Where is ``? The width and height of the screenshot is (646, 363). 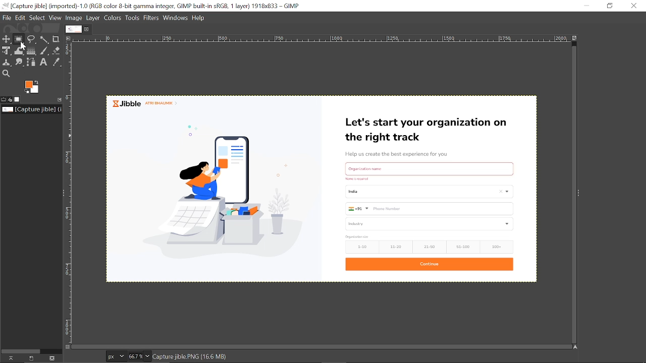
 is located at coordinates (57, 18).